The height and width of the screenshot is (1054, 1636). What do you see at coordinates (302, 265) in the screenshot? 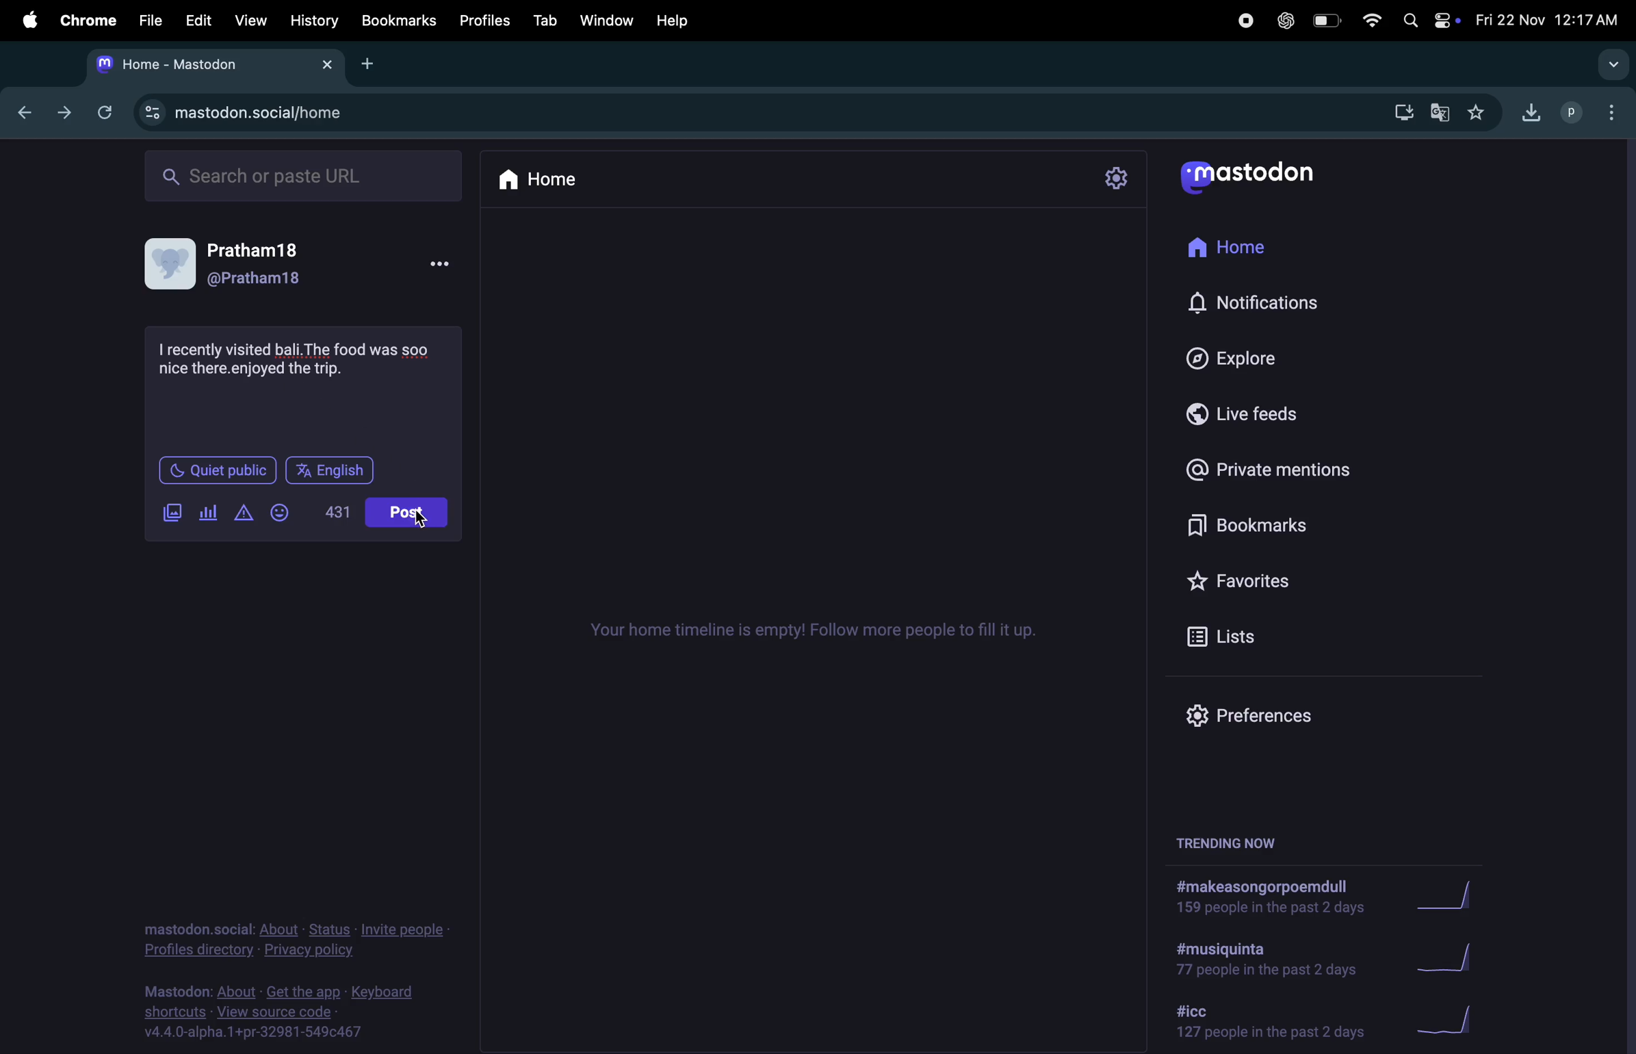
I see `user profile` at bounding box center [302, 265].